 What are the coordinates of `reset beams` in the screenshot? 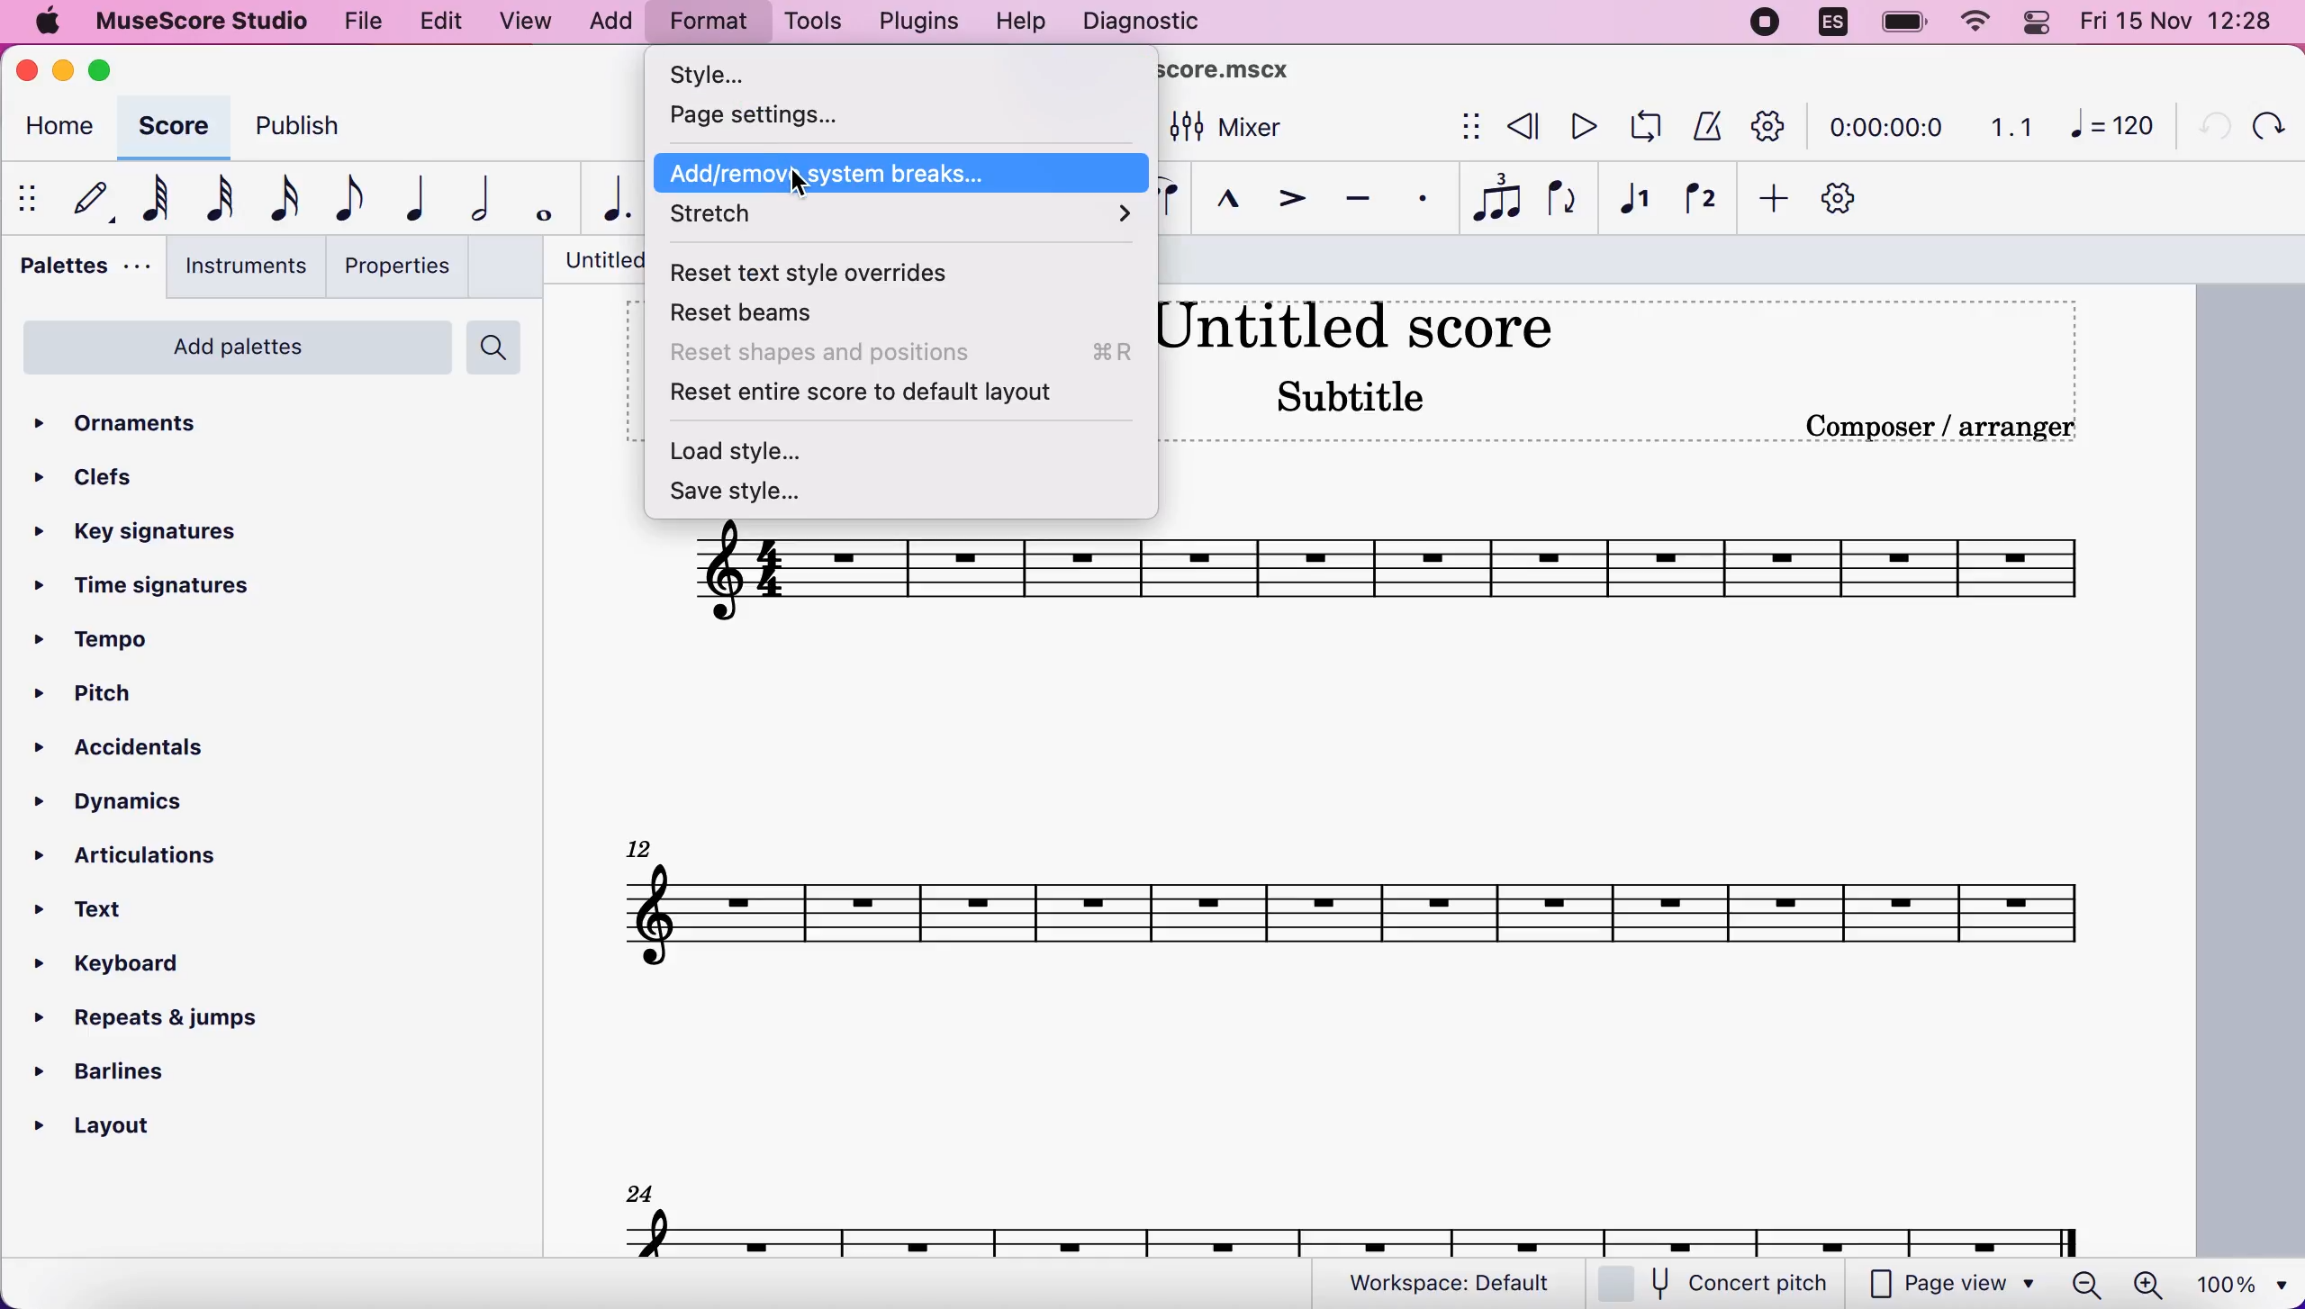 It's located at (768, 316).